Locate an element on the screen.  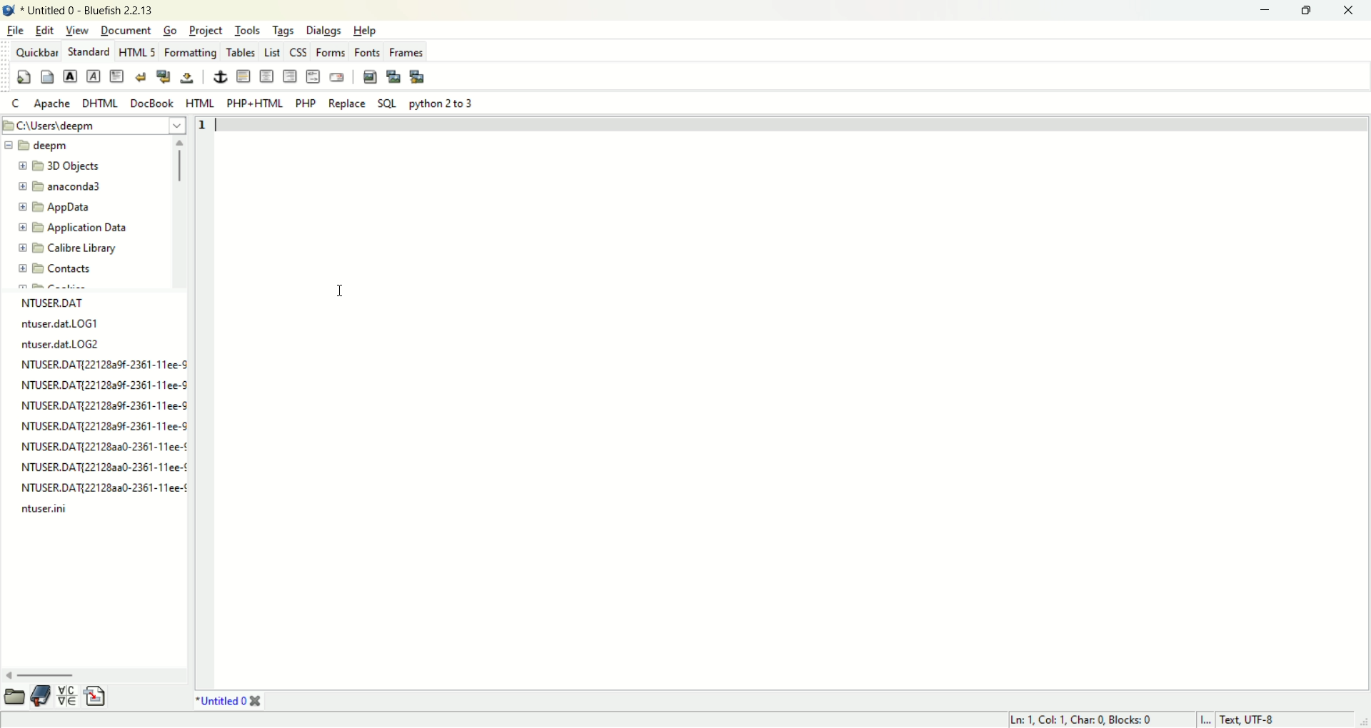
line number is located at coordinates (204, 126).